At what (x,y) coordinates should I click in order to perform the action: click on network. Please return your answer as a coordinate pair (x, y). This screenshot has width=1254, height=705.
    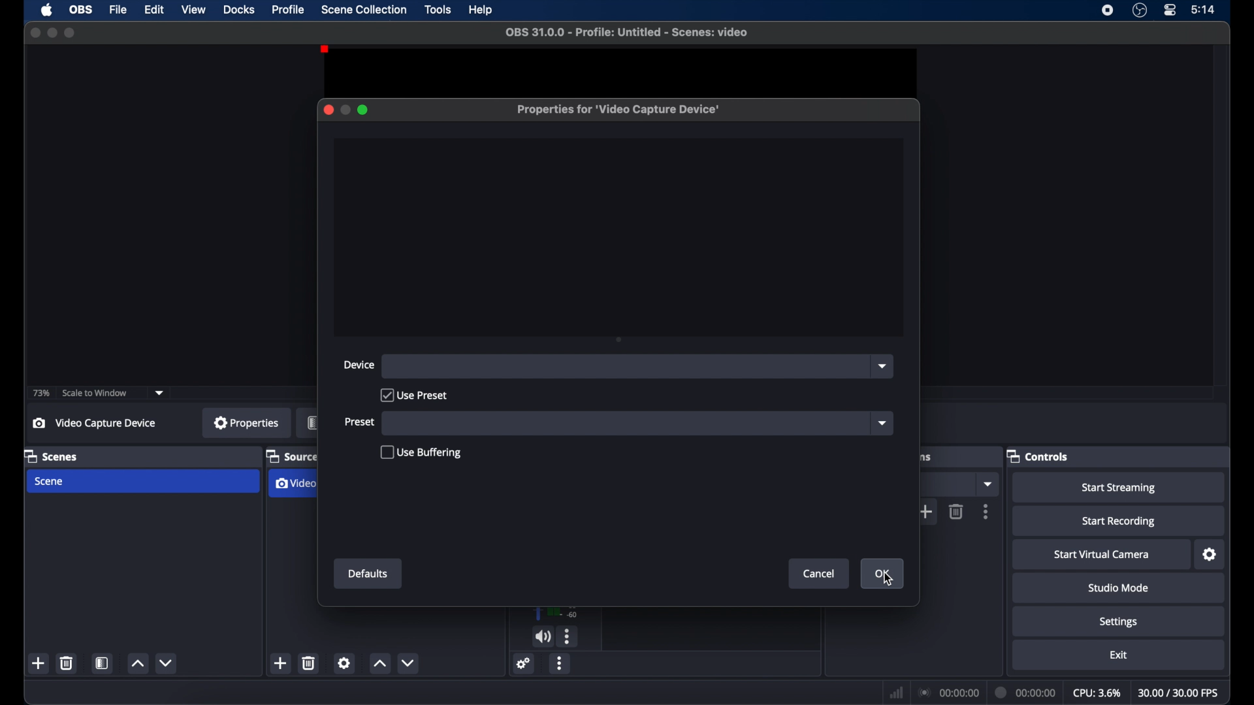
    Looking at the image, I should click on (895, 693).